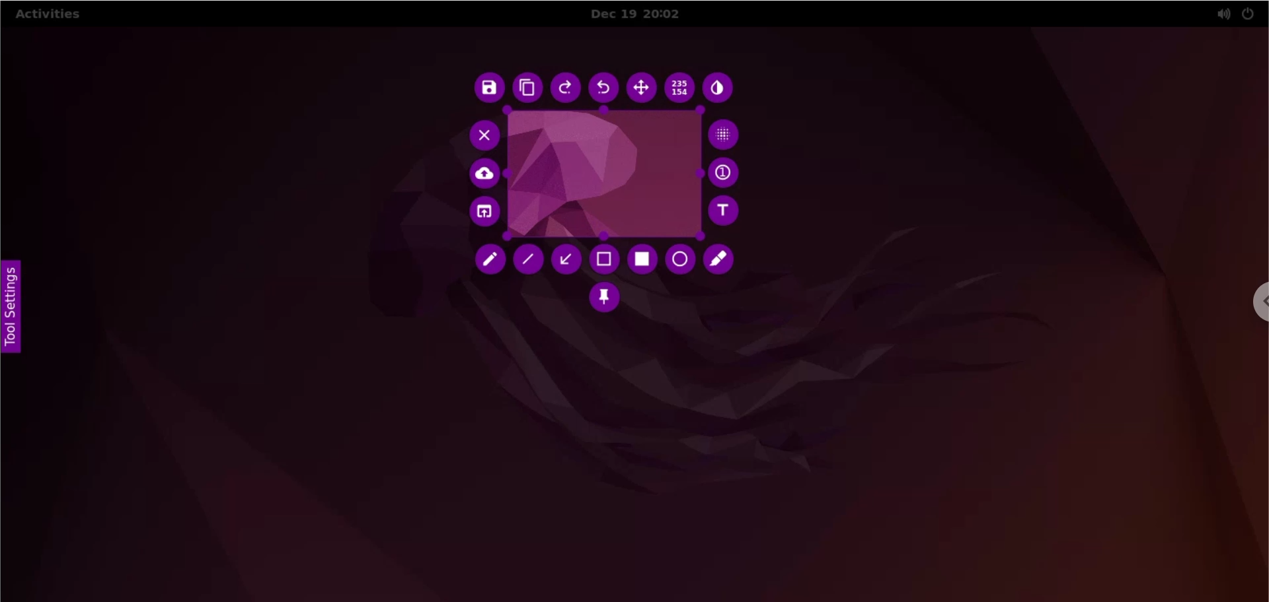  I want to click on arrow tool, so click(566, 259).